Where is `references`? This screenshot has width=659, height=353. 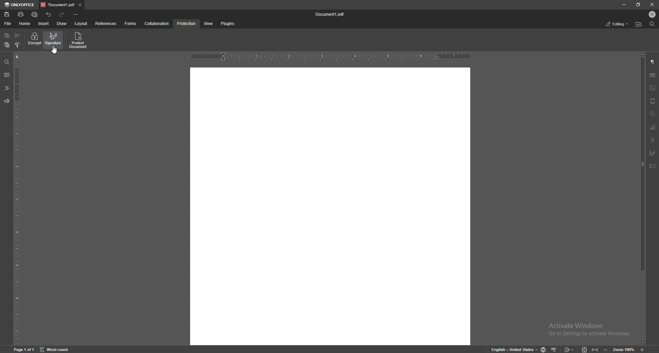 references is located at coordinates (107, 23).